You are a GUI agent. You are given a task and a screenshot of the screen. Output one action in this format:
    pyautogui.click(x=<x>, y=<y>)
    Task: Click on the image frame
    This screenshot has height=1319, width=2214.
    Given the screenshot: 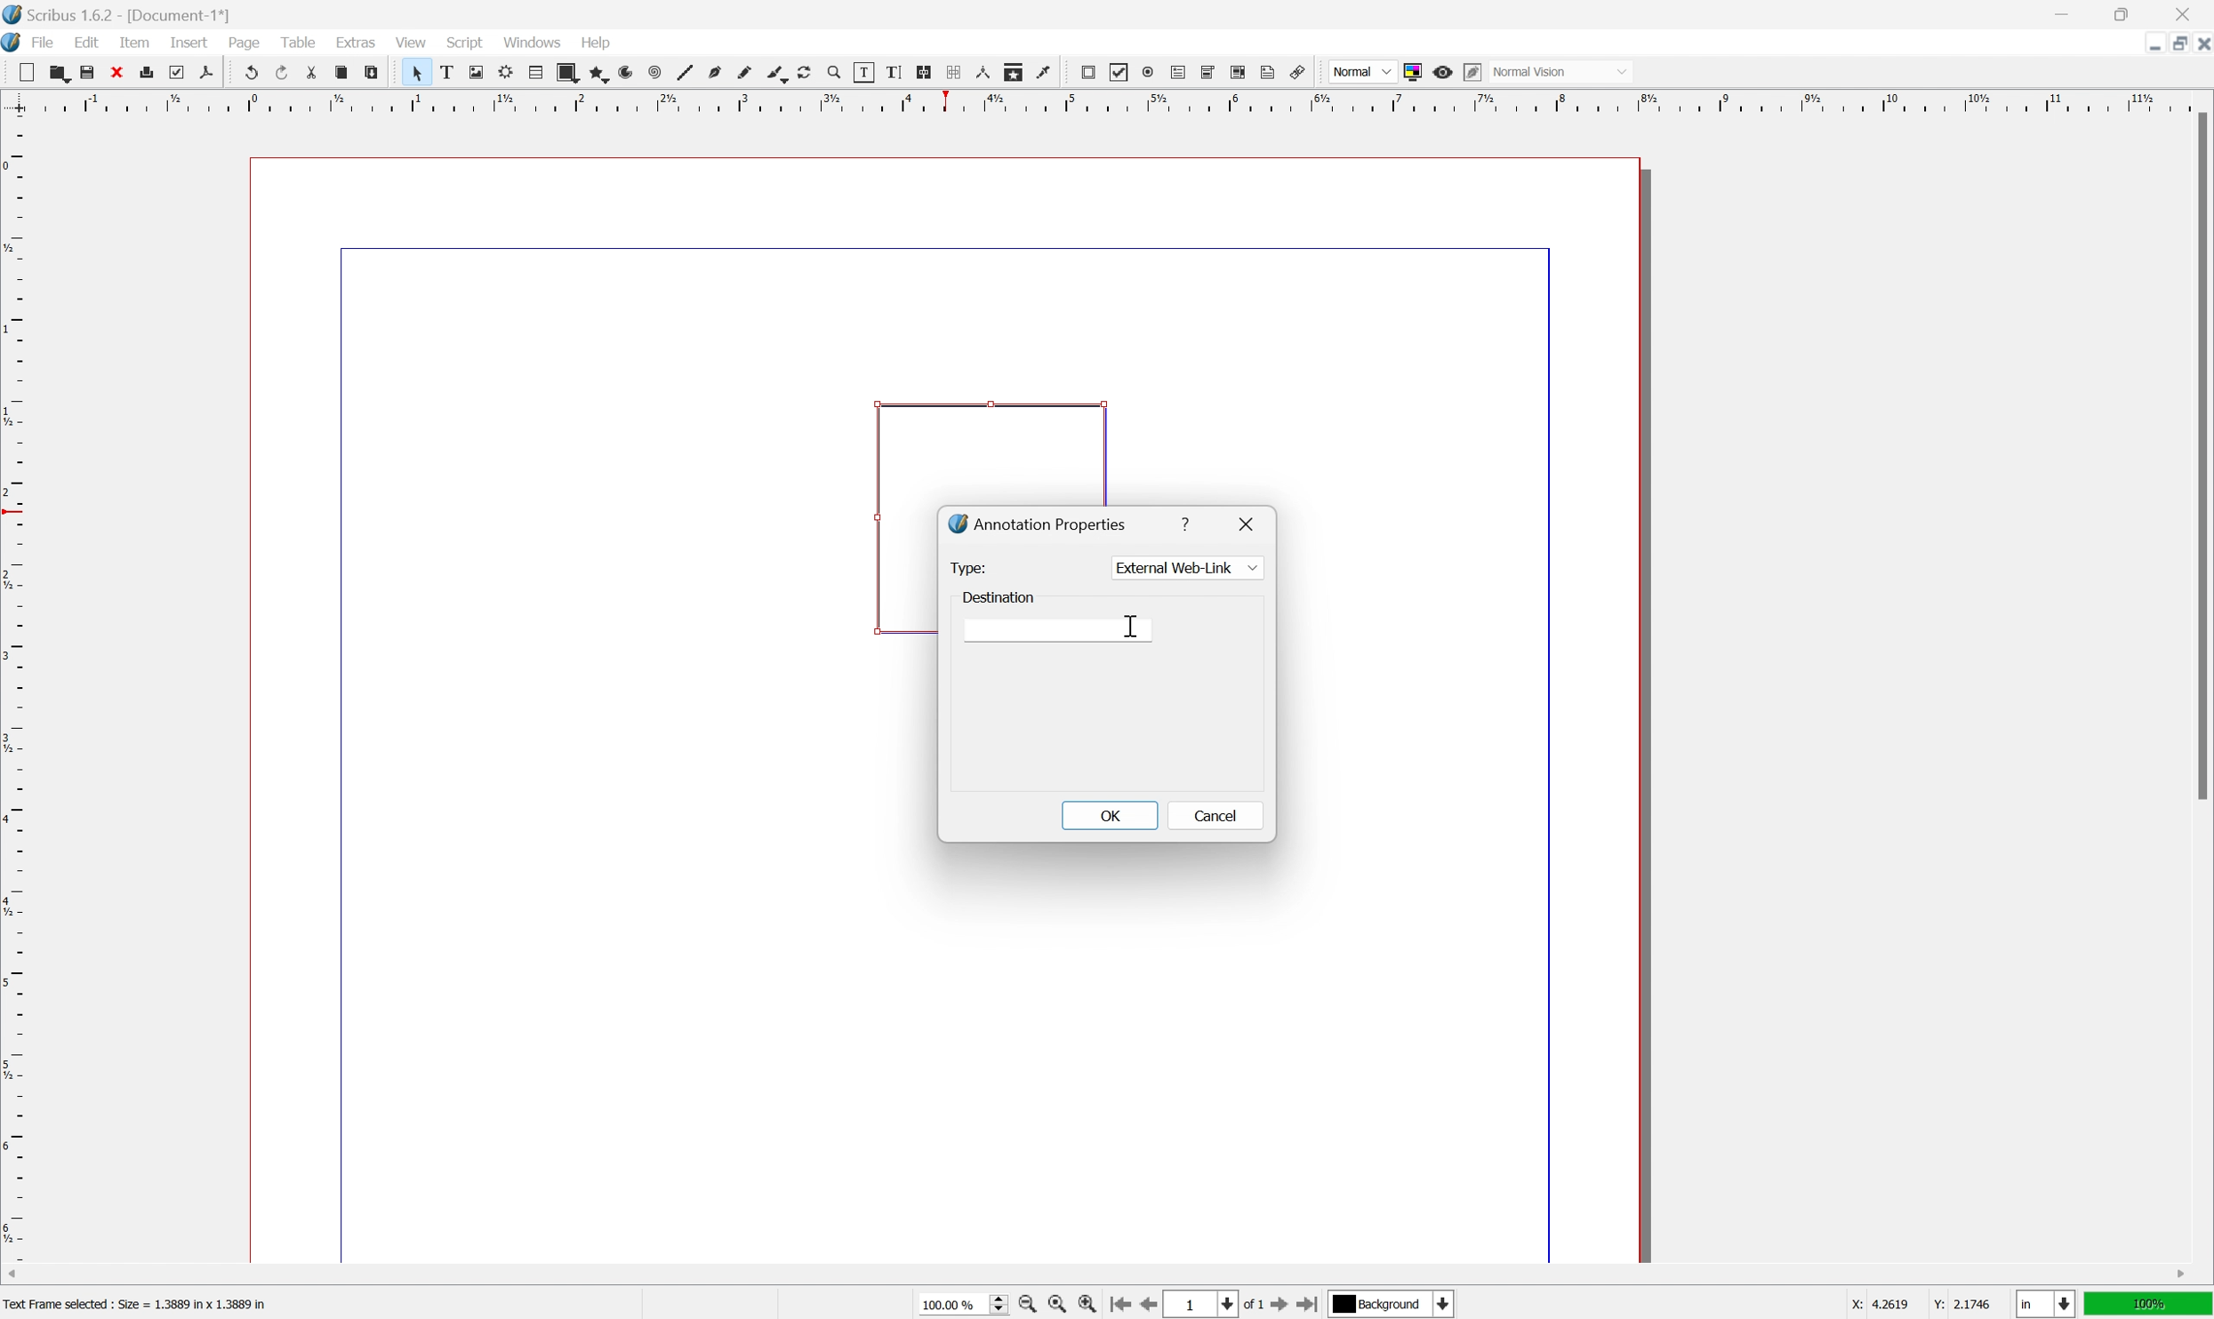 What is the action you would take?
    pyautogui.click(x=476, y=72)
    